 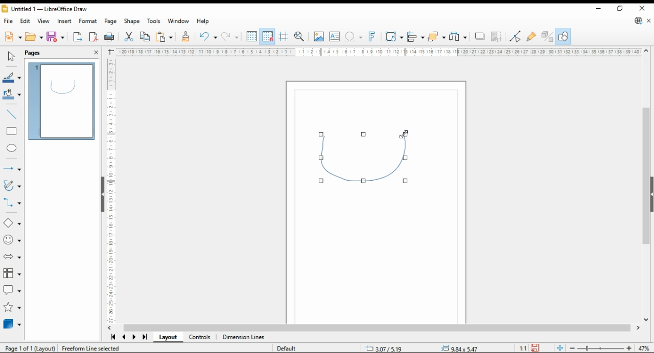 What do you see at coordinates (178, 21) in the screenshot?
I see `window` at bounding box center [178, 21].